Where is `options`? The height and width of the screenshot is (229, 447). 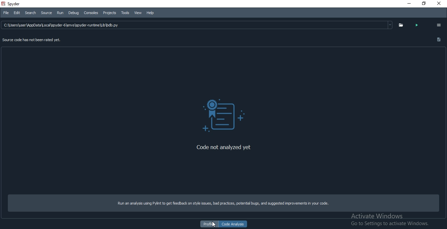 options is located at coordinates (440, 24).